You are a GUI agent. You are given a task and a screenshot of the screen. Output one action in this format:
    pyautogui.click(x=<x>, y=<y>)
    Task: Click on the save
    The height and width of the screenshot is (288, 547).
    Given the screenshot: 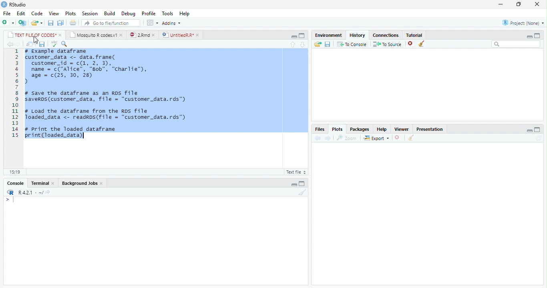 What is the action you would take?
    pyautogui.click(x=42, y=44)
    